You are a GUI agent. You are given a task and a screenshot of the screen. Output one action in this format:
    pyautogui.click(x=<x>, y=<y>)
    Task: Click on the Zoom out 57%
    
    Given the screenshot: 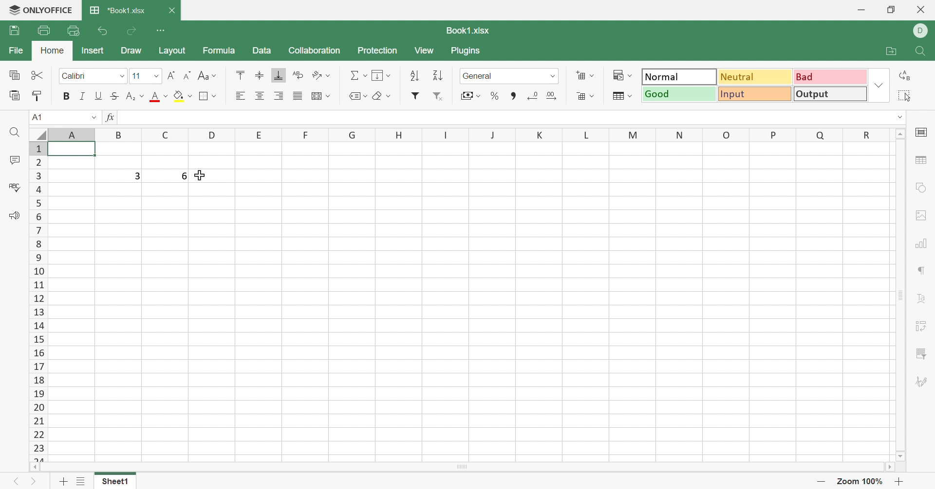 What is the action you would take?
    pyautogui.click(x=860, y=481)
    